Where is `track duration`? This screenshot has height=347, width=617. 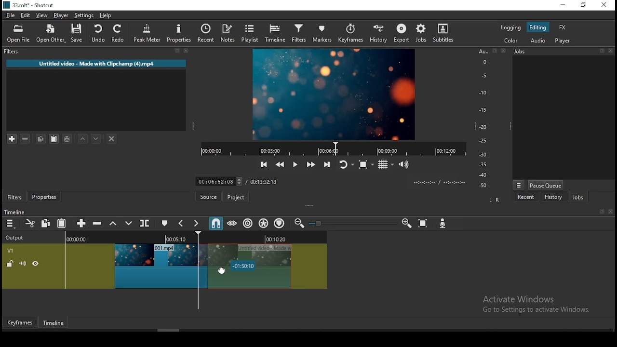
track duration is located at coordinates (265, 181).